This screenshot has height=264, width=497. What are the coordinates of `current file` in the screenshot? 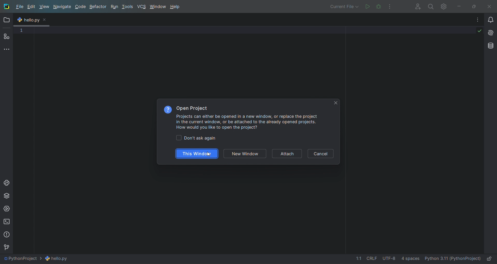 It's located at (39, 259).